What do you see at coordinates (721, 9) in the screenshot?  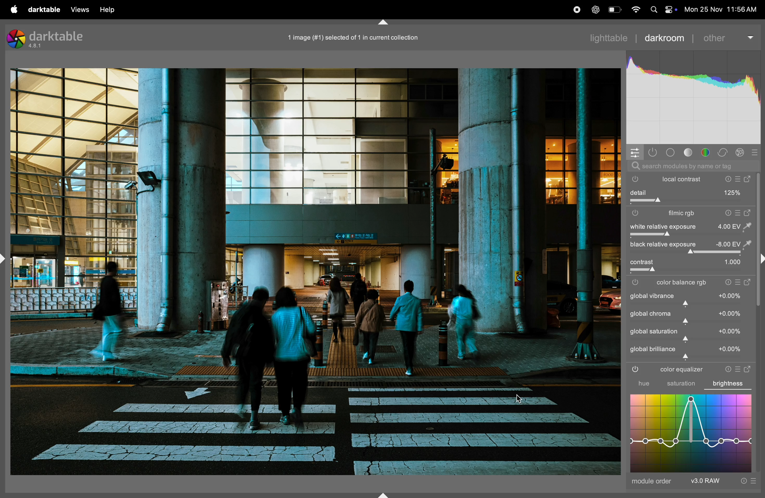 I see `date and time` at bounding box center [721, 9].